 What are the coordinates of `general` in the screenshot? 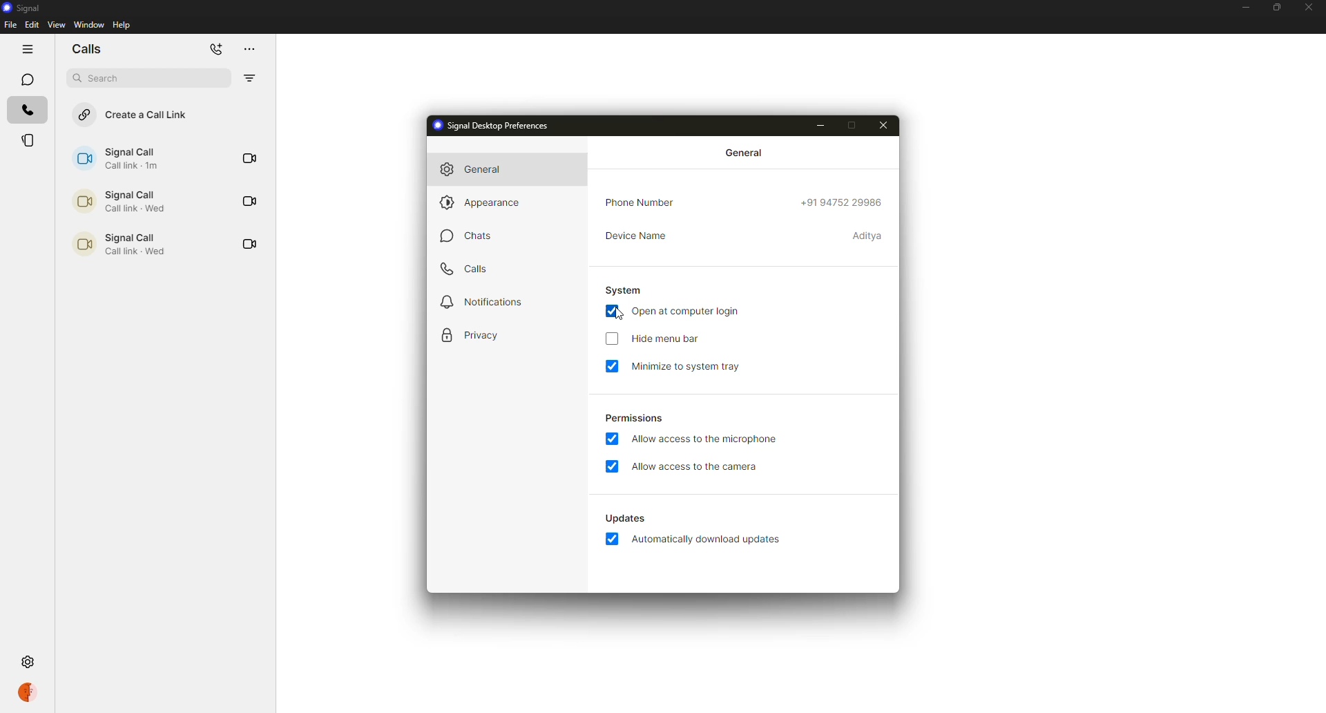 It's located at (478, 169).